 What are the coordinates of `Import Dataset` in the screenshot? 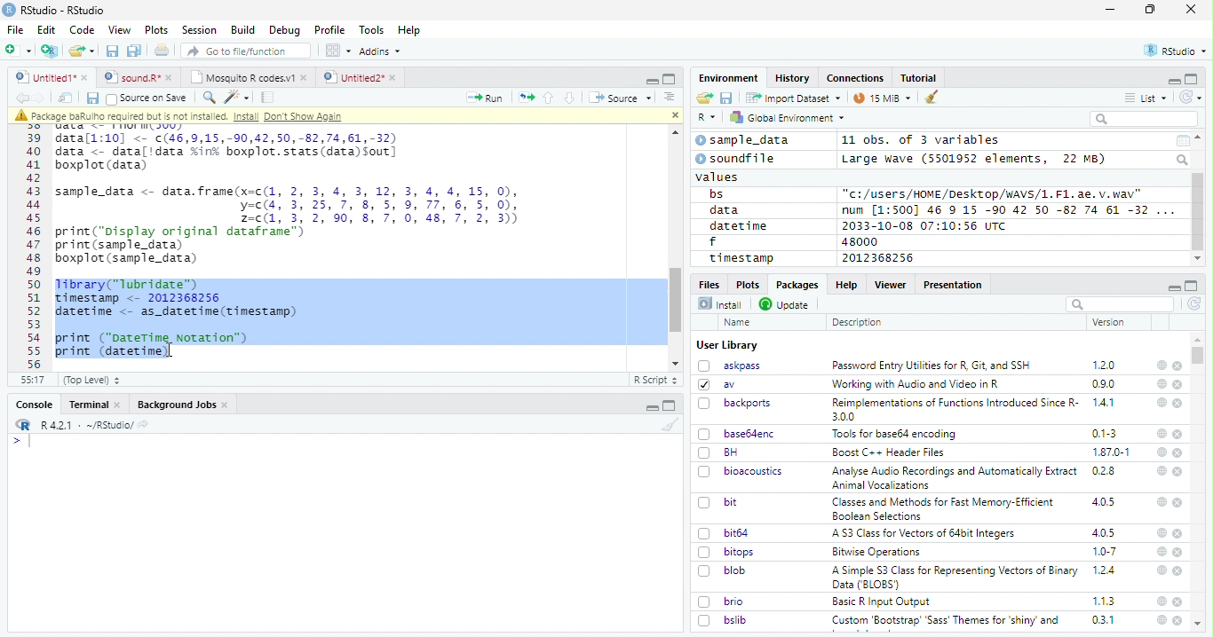 It's located at (793, 98).